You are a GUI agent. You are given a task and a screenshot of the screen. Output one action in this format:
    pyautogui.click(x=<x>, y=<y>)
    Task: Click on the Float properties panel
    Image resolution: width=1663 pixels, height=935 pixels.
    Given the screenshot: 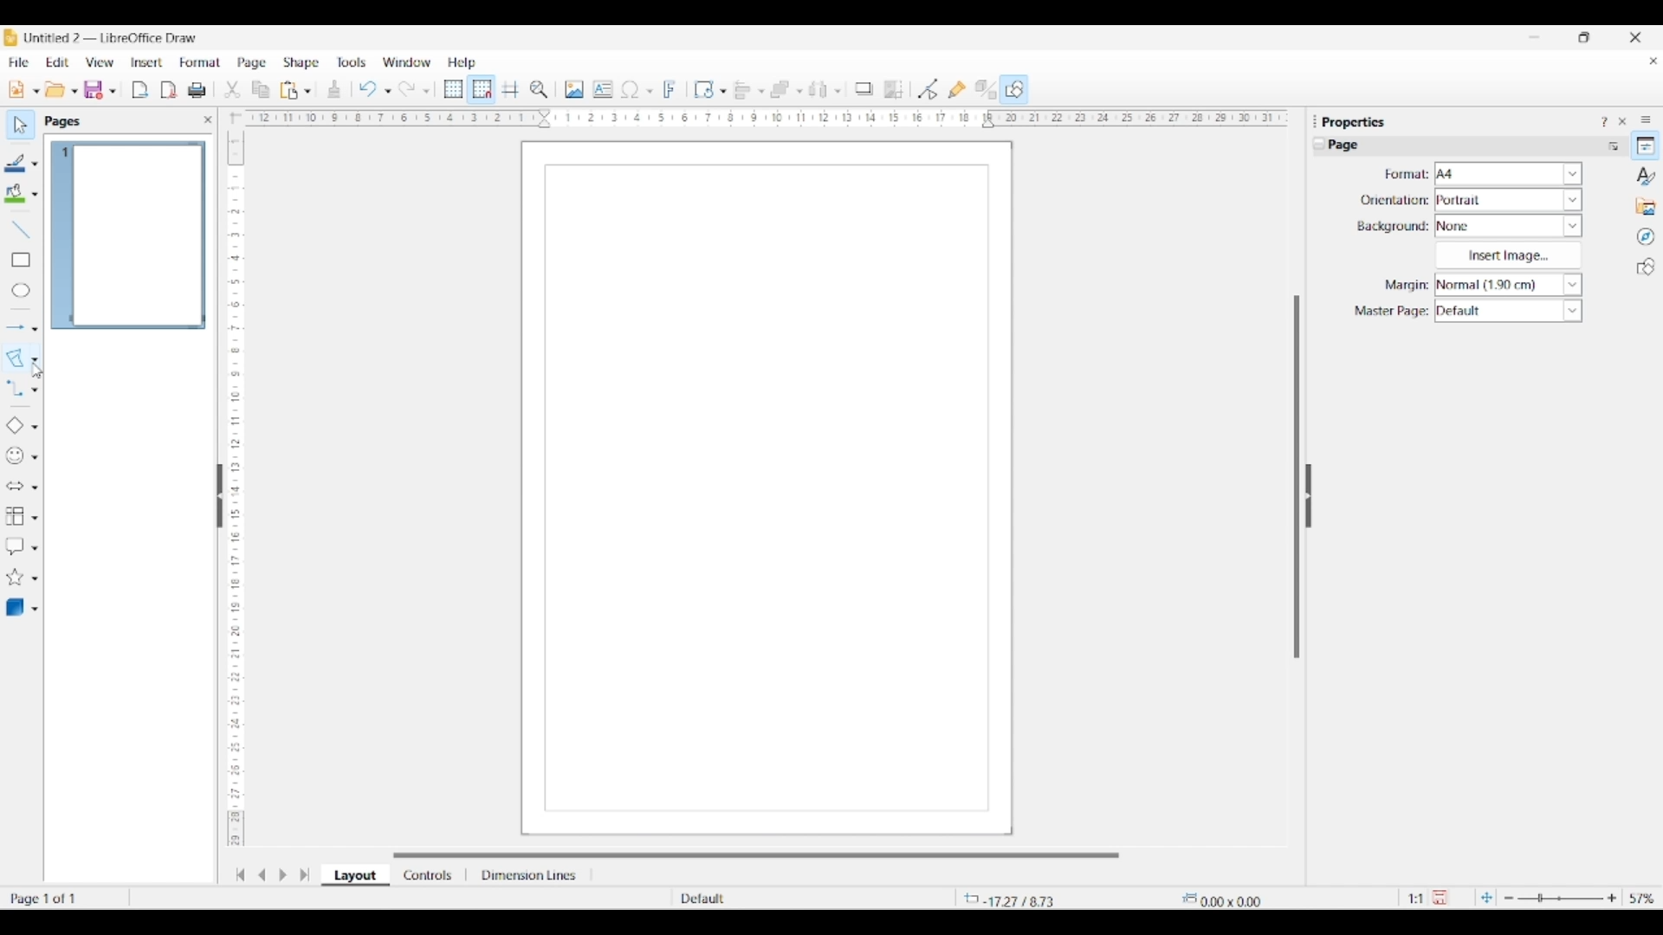 What is the action you would take?
    pyautogui.click(x=1315, y=121)
    